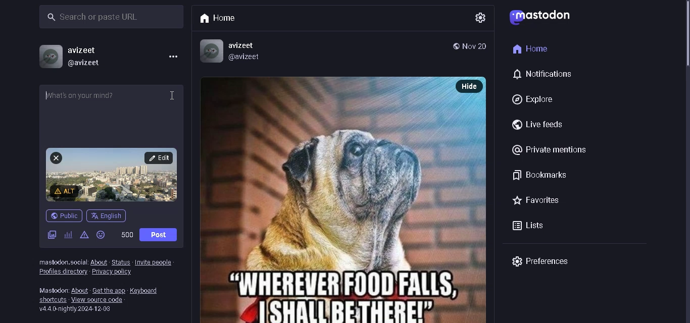 This screenshot has width=690, height=323. I want to click on content warning, so click(84, 238).